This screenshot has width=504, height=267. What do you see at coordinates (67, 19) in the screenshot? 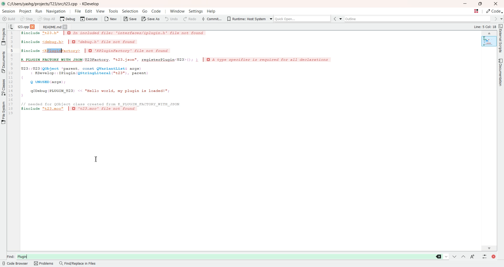
I see `Debug` at bounding box center [67, 19].